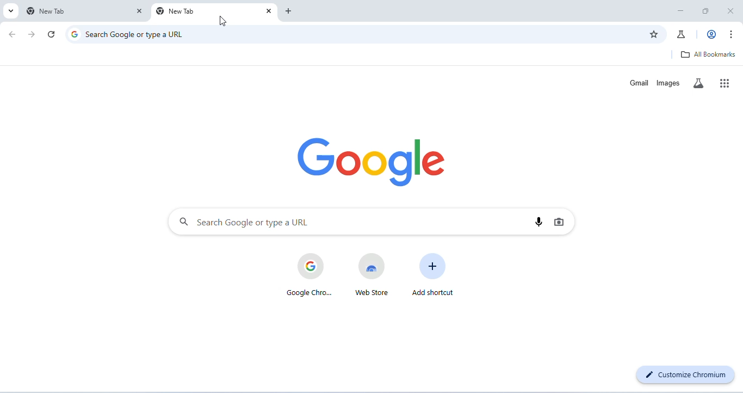  Describe the element at coordinates (244, 222) in the screenshot. I see `search google or type a URL` at that location.